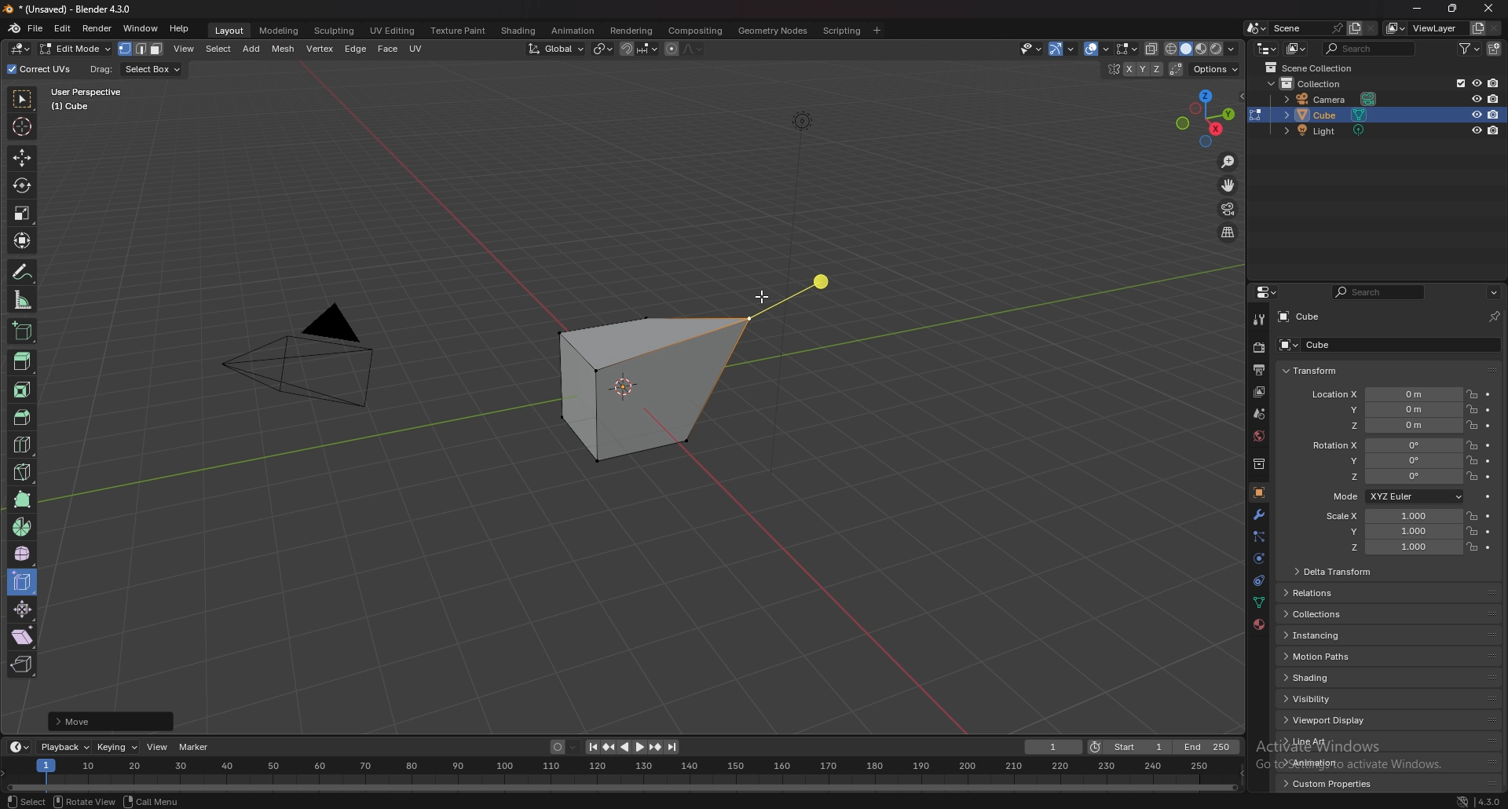 This screenshot has width=1508, height=809. I want to click on close, so click(1490, 9).